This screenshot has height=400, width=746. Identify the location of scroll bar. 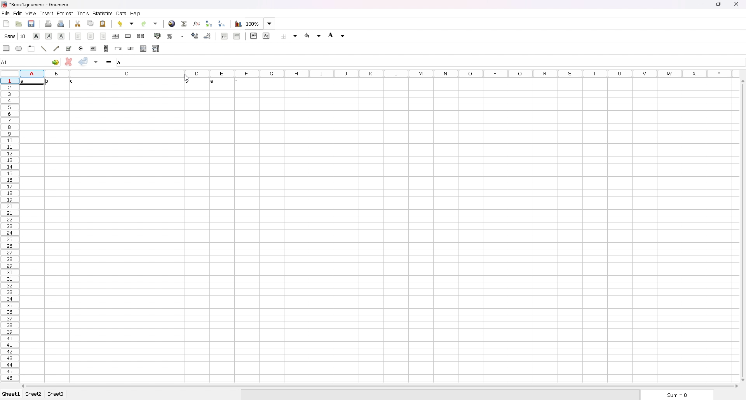
(743, 231).